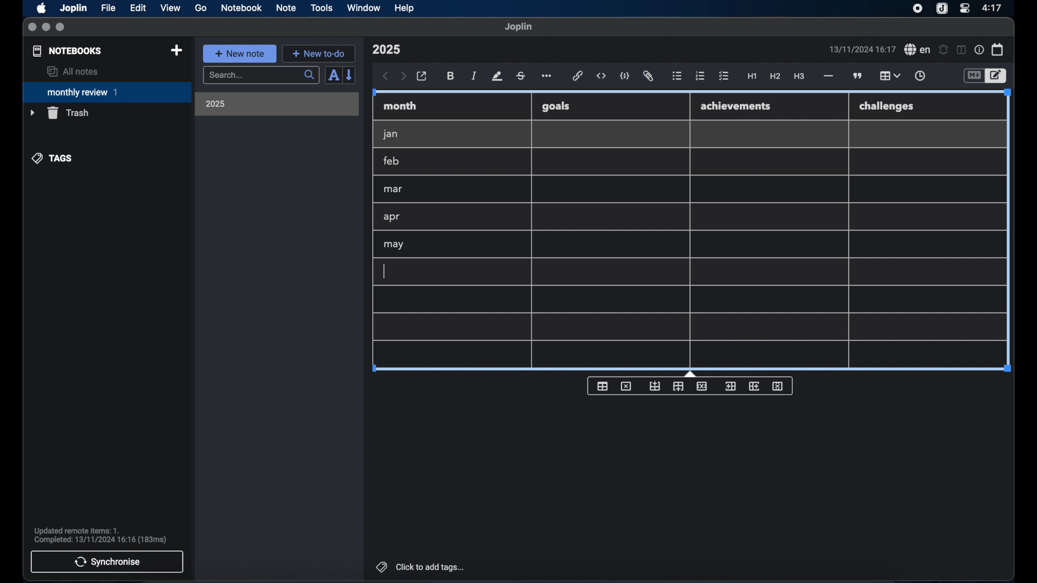 This screenshot has width=1037, height=583. What do you see at coordinates (32, 28) in the screenshot?
I see `close` at bounding box center [32, 28].